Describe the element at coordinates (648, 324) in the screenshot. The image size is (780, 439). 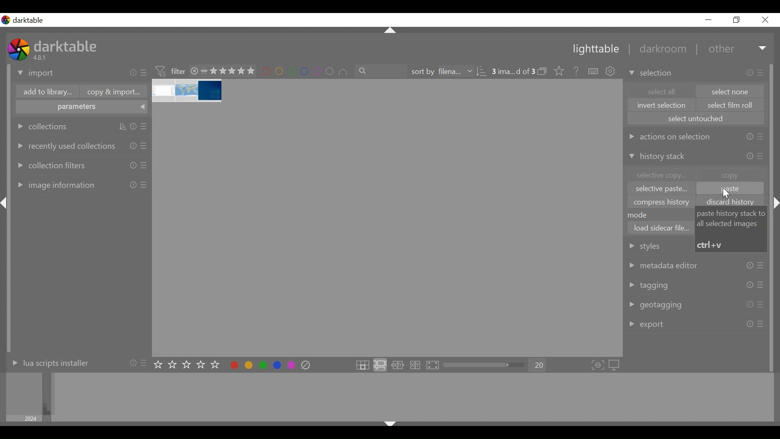
I see `export` at that location.